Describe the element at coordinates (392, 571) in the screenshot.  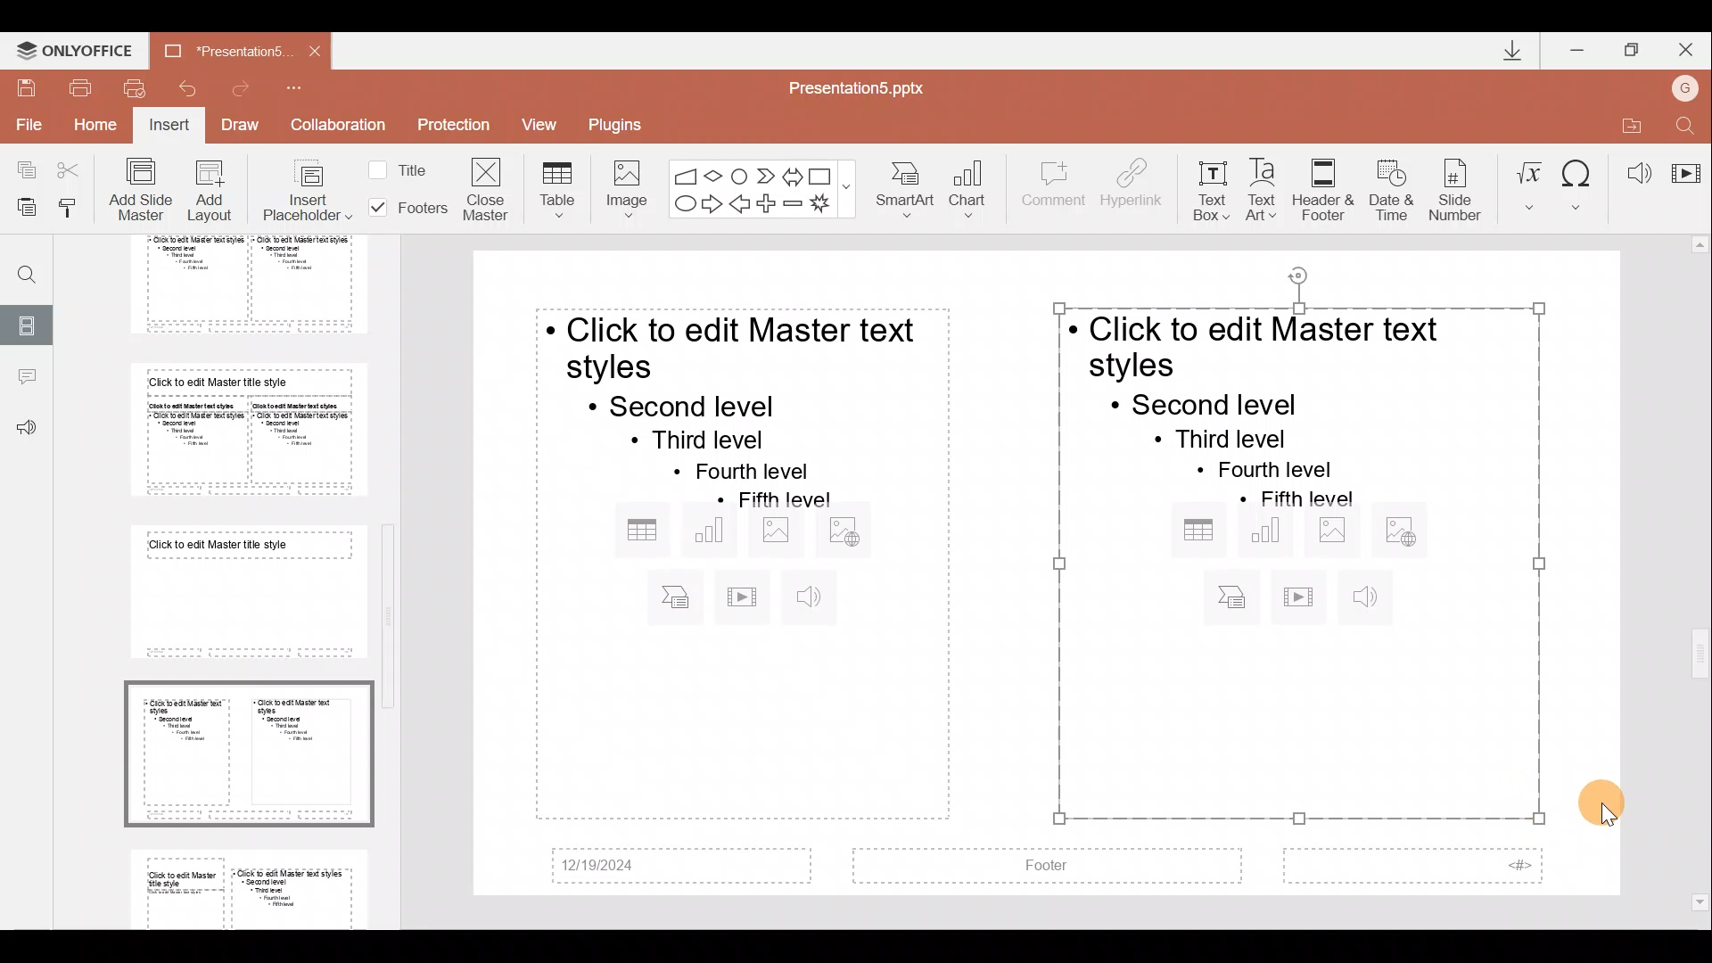
I see `Scroll bar` at that location.